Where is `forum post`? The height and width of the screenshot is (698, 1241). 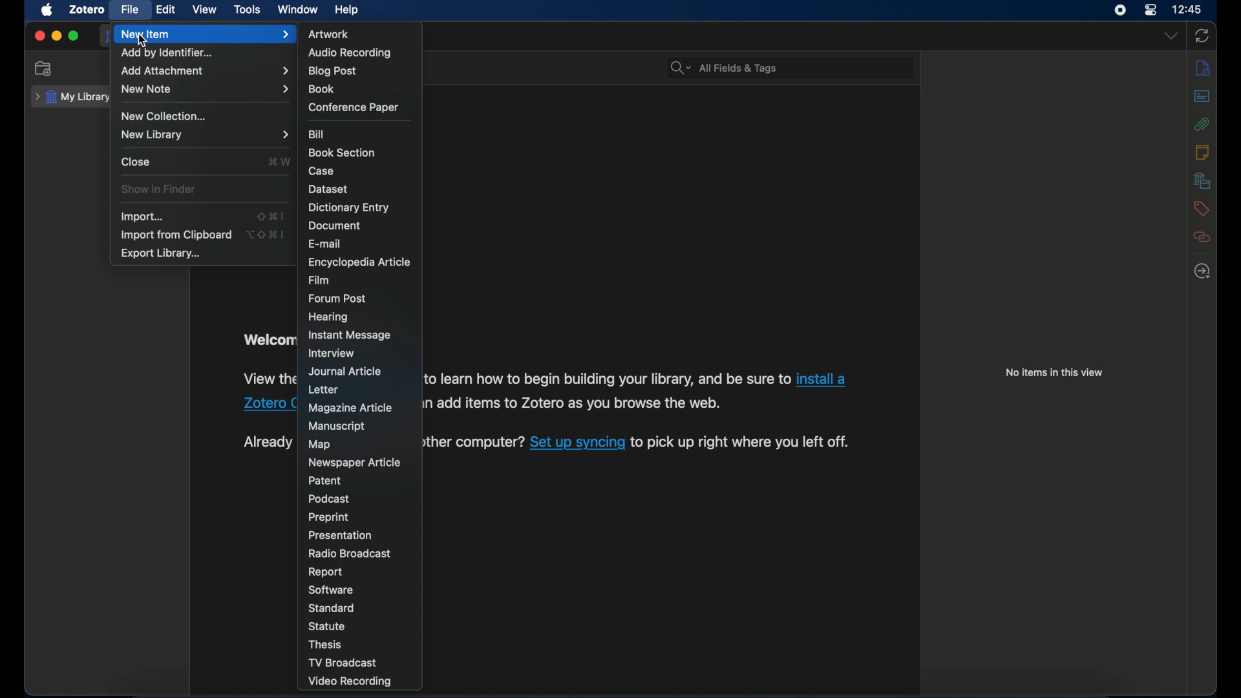 forum post is located at coordinates (337, 299).